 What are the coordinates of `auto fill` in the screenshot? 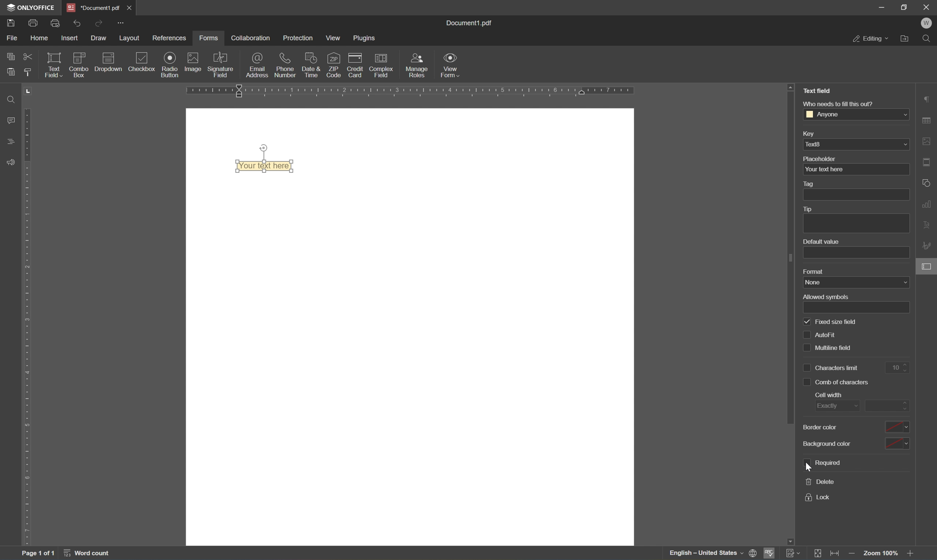 It's located at (836, 335).